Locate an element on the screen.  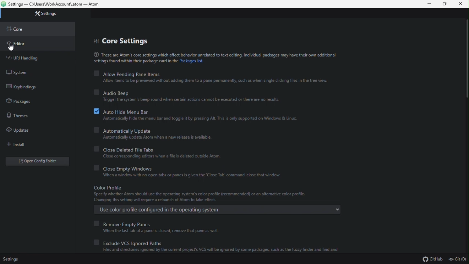
Close is located at coordinates (462, 5).